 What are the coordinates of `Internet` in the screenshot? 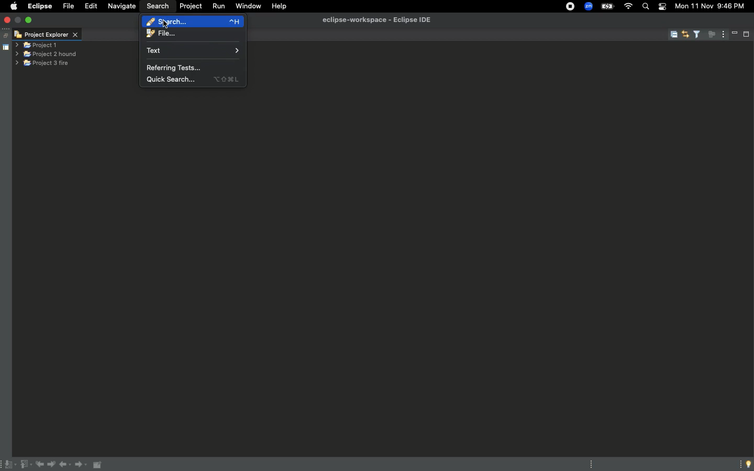 It's located at (629, 7).